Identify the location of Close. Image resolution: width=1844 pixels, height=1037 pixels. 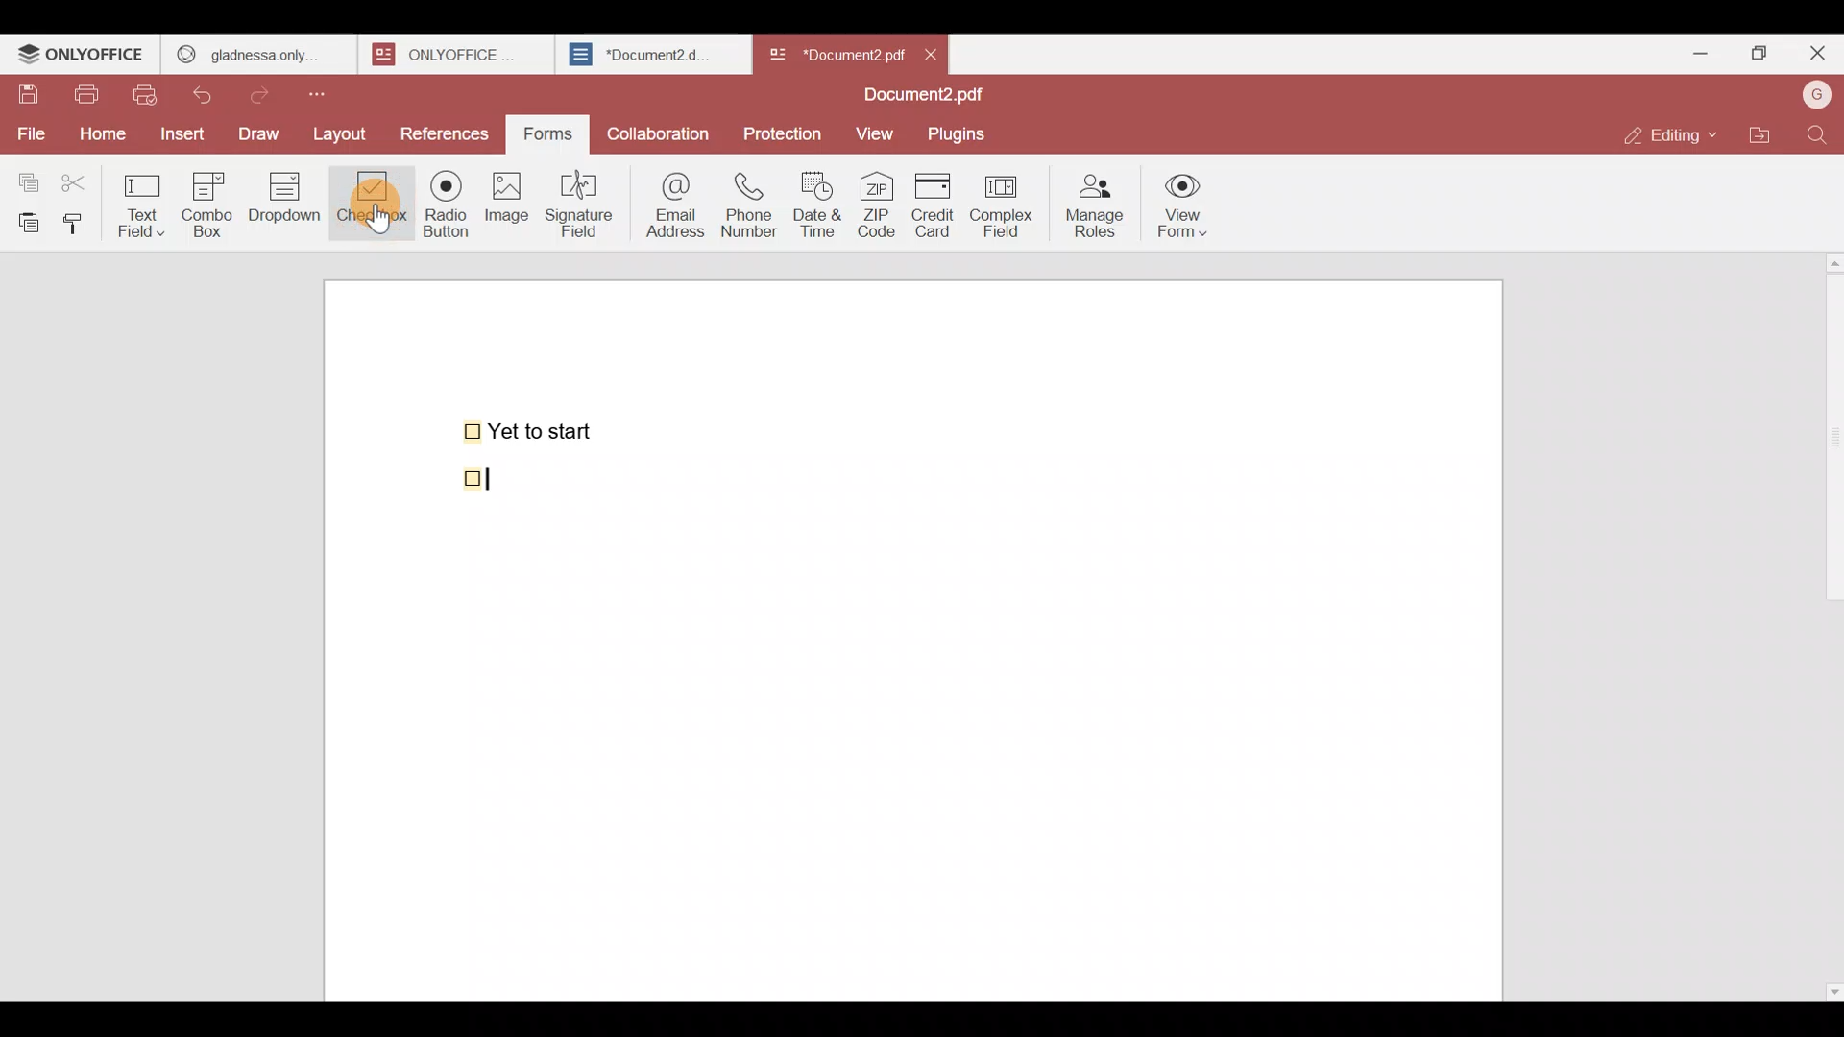
(939, 53).